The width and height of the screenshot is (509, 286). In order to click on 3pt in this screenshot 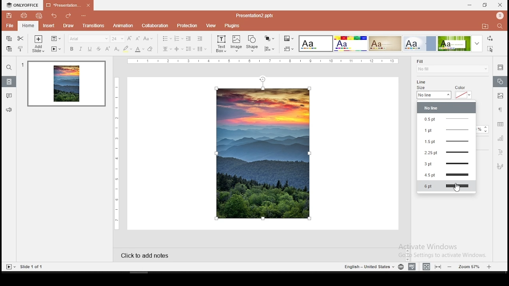, I will do `click(447, 164)`.